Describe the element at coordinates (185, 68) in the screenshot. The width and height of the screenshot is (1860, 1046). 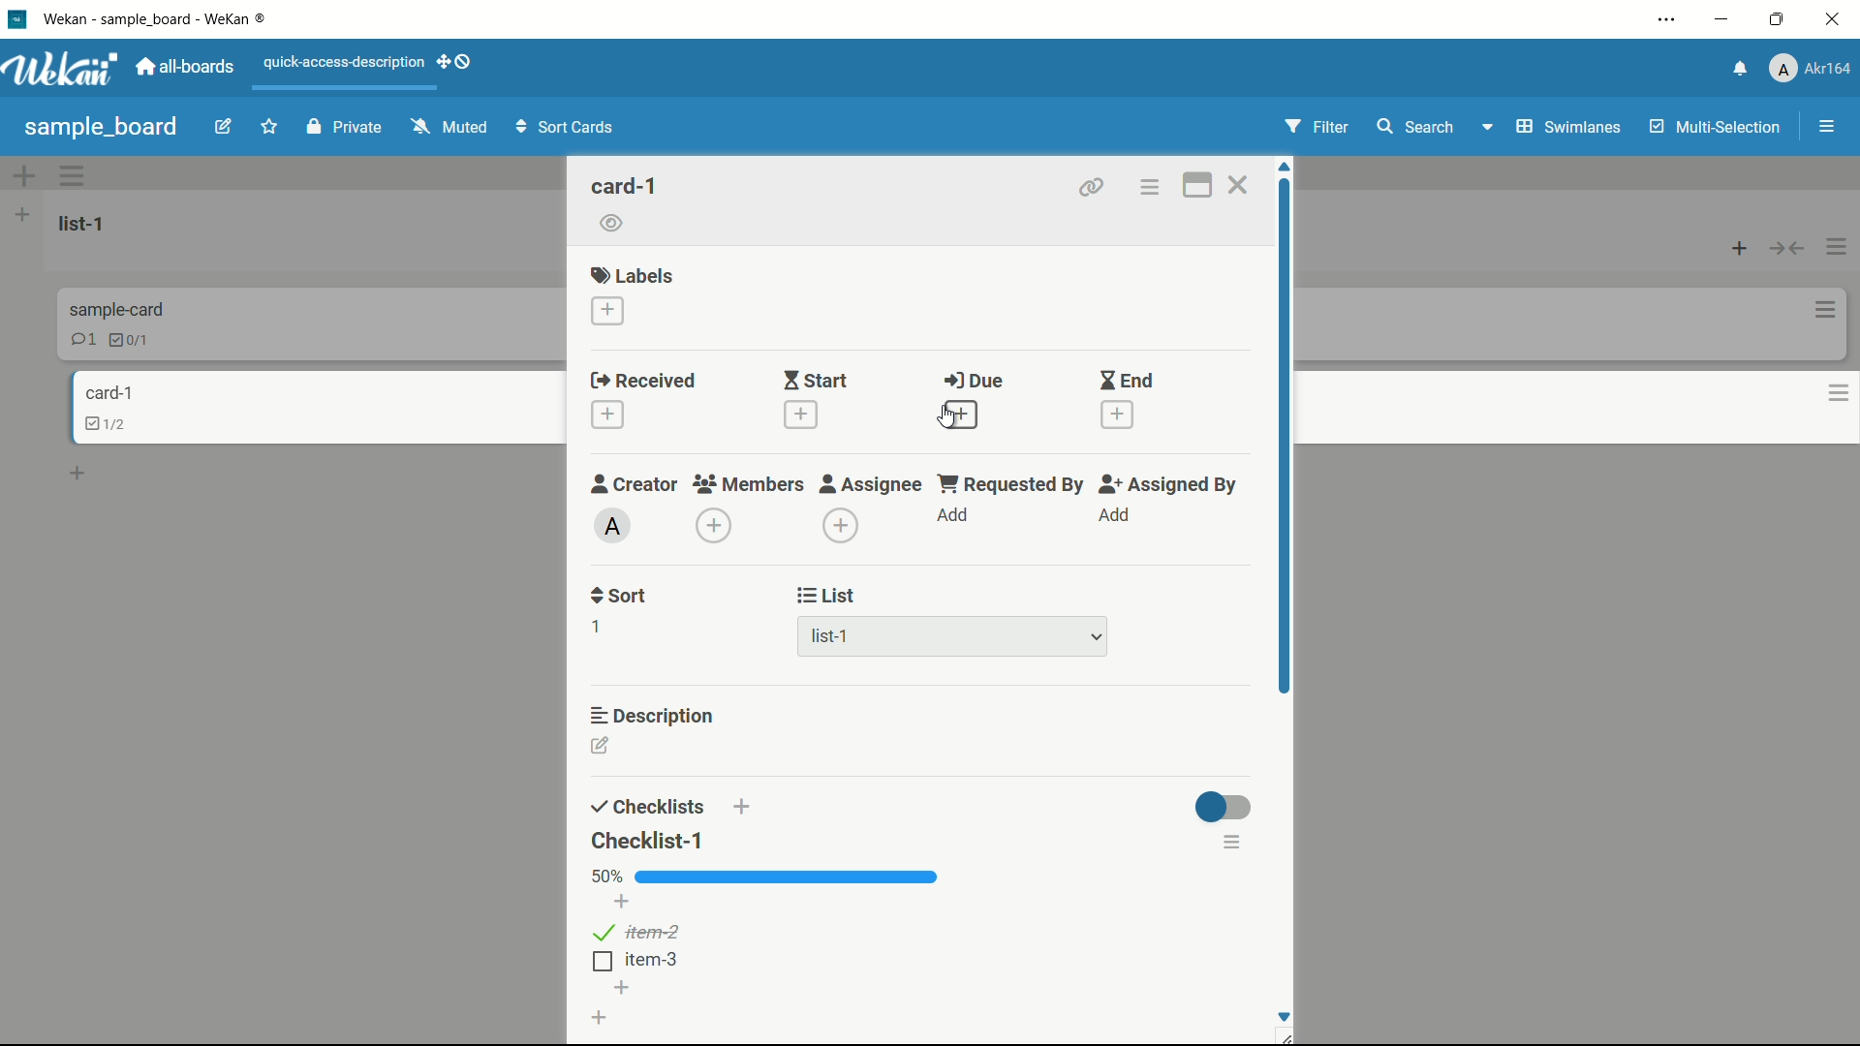
I see `all boards` at that location.